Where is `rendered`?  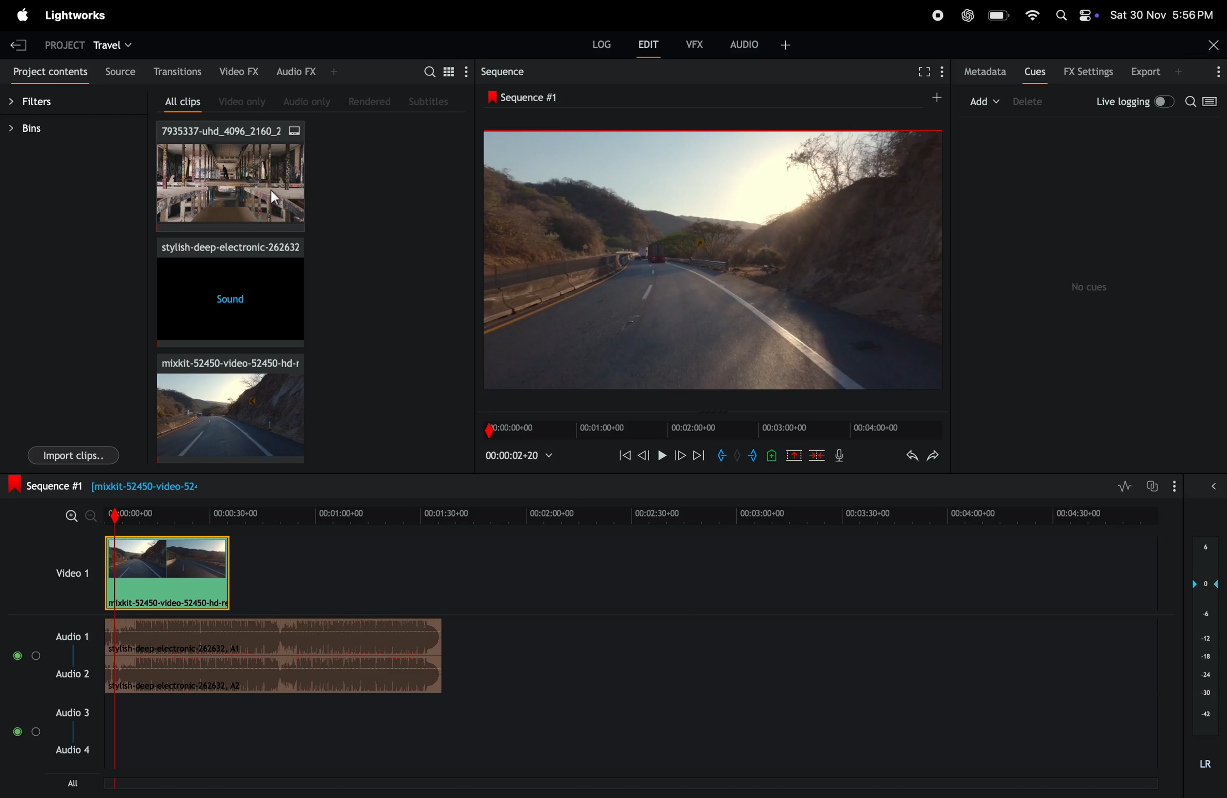
rendered is located at coordinates (373, 102).